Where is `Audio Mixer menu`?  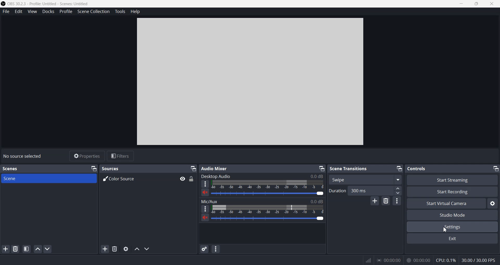 Audio Mixer menu is located at coordinates (216, 249).